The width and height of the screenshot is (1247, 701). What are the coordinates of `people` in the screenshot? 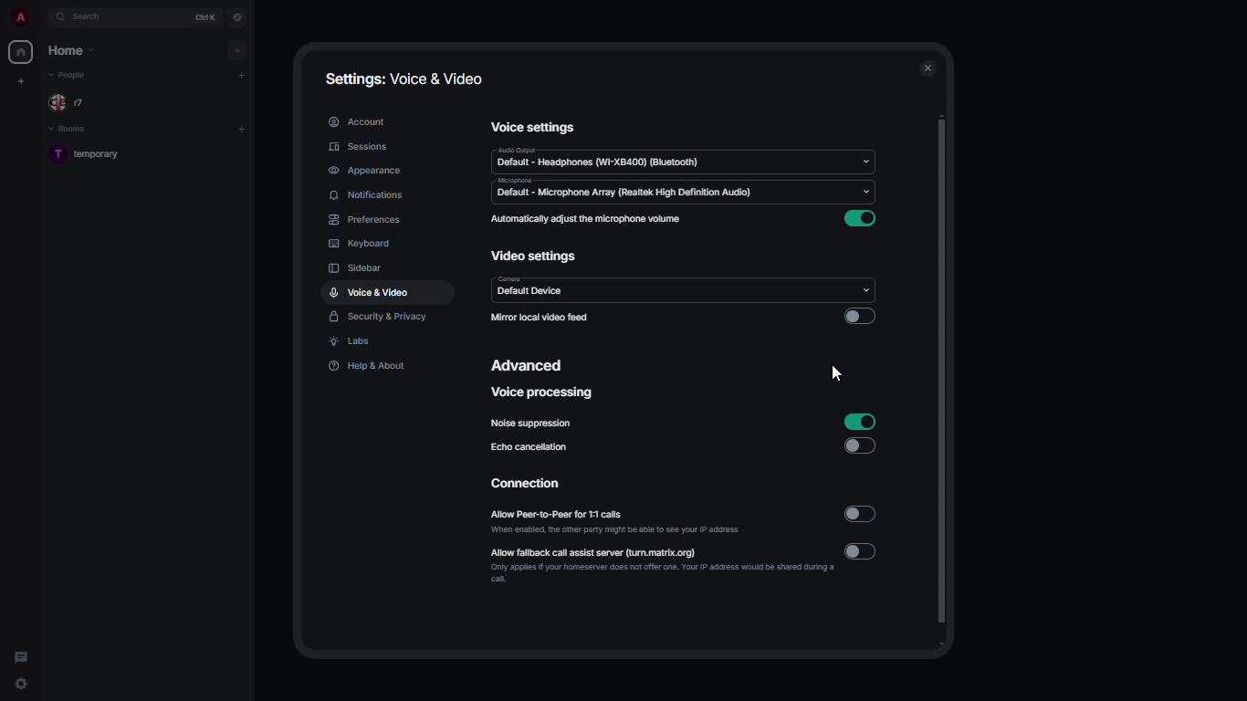 It's located at (70, 76).